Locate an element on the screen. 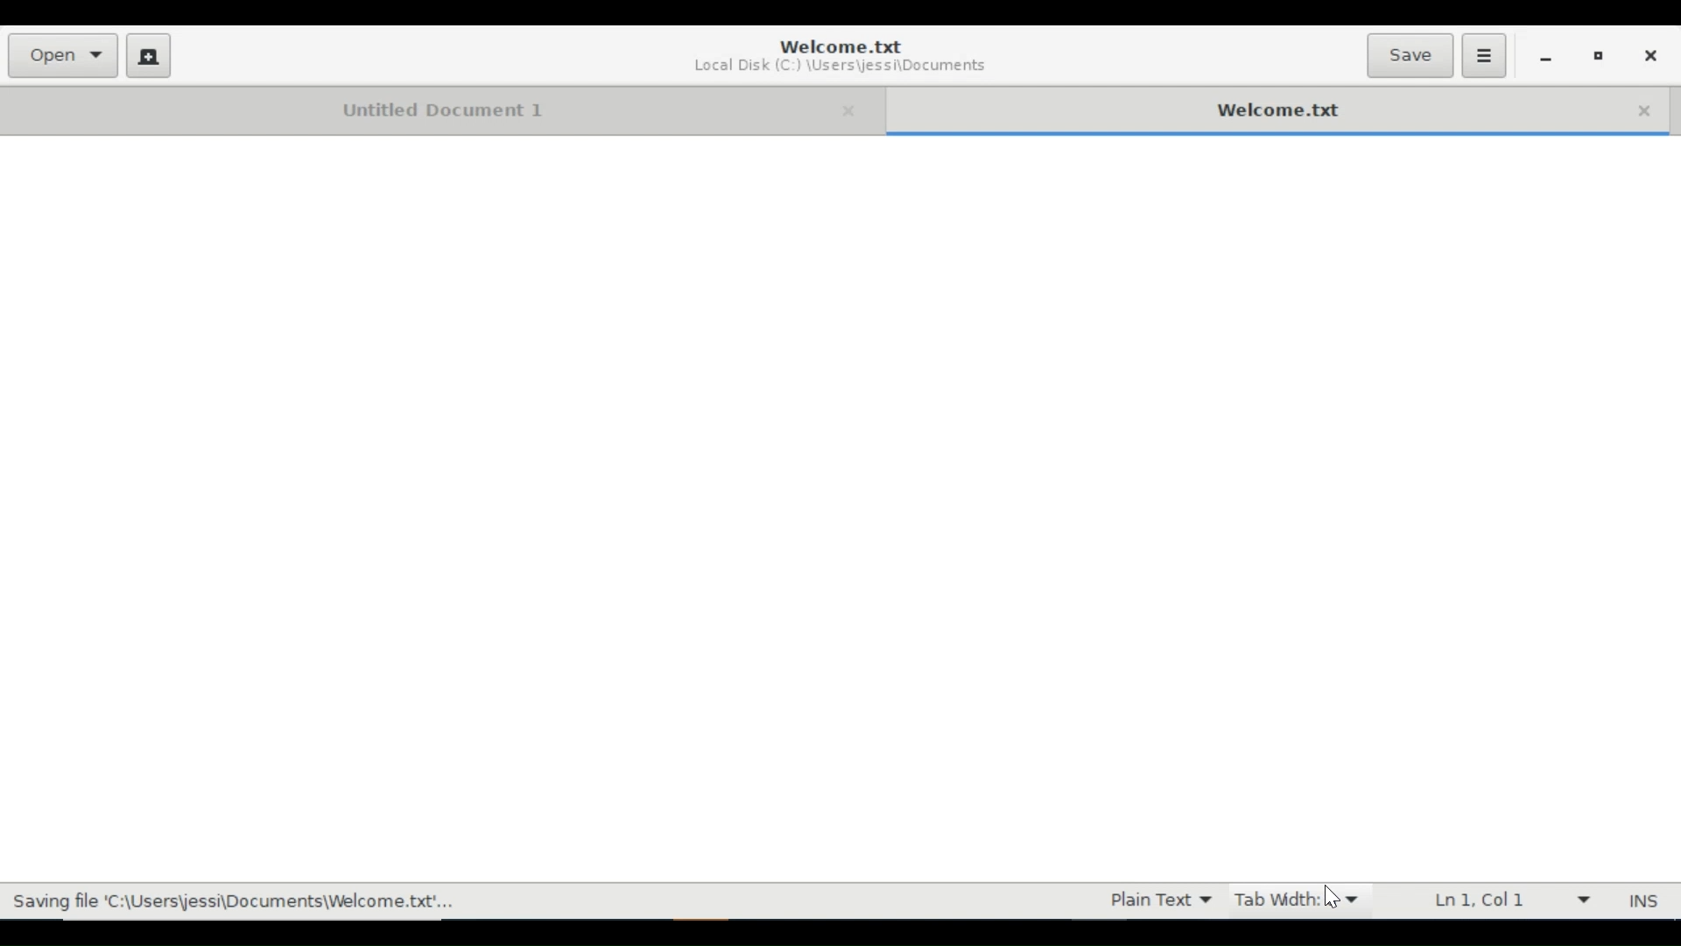  Tab Width 13 is located at coordinates (1300, 900).